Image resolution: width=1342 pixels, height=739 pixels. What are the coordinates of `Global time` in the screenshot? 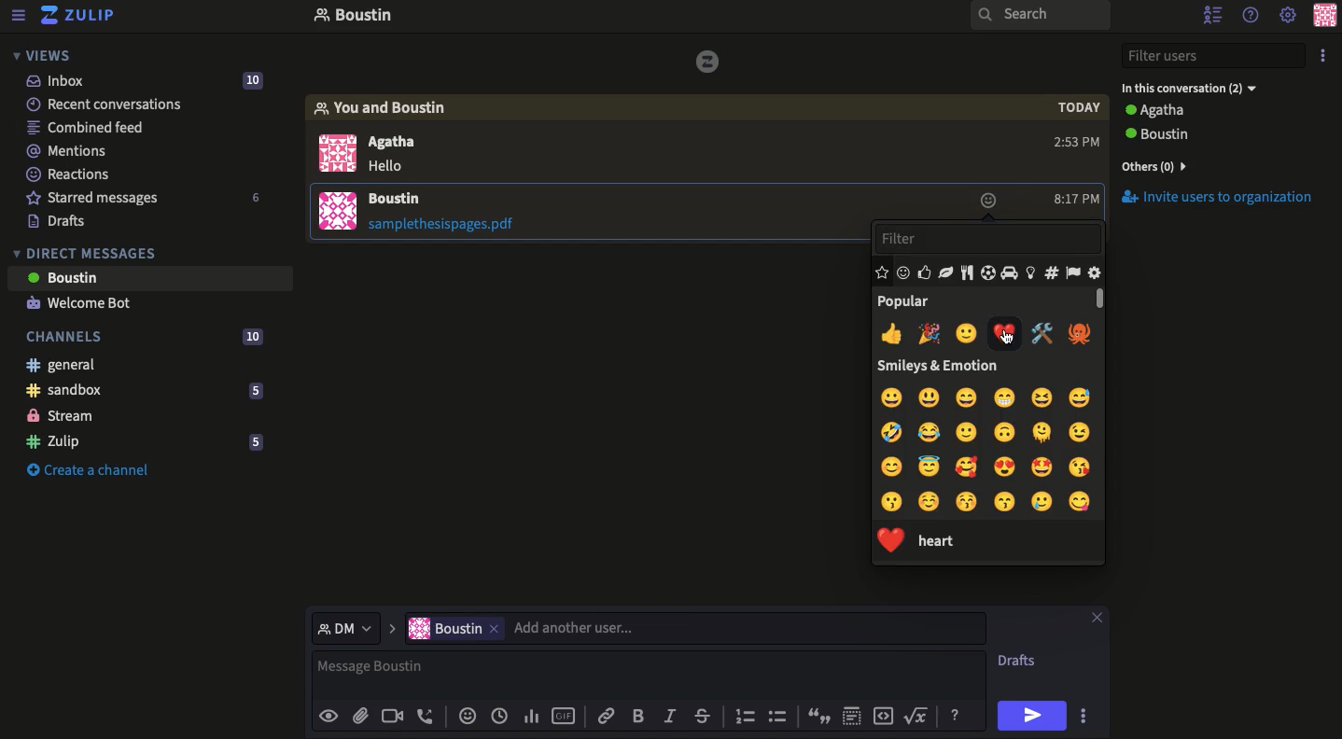 It's located at (499, 715).